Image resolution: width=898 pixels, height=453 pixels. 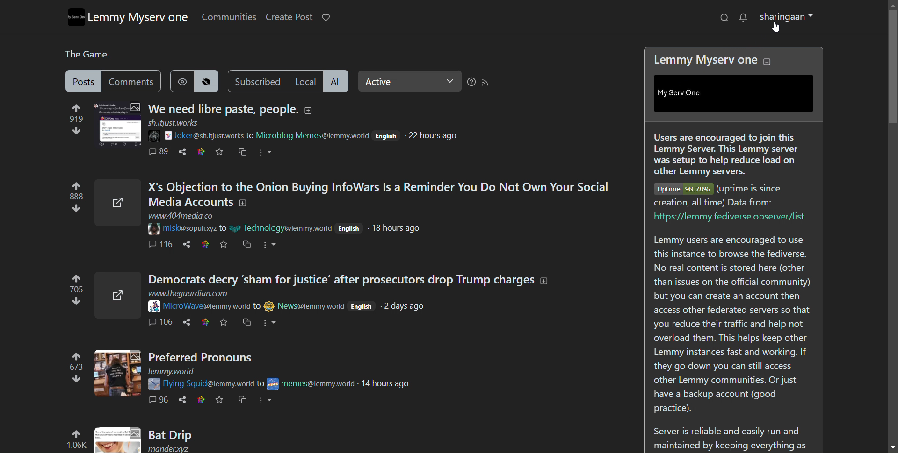 What do you see at coordinates (725, 17) in the screenshot?
I see `search` at bounding box center [725, 17].